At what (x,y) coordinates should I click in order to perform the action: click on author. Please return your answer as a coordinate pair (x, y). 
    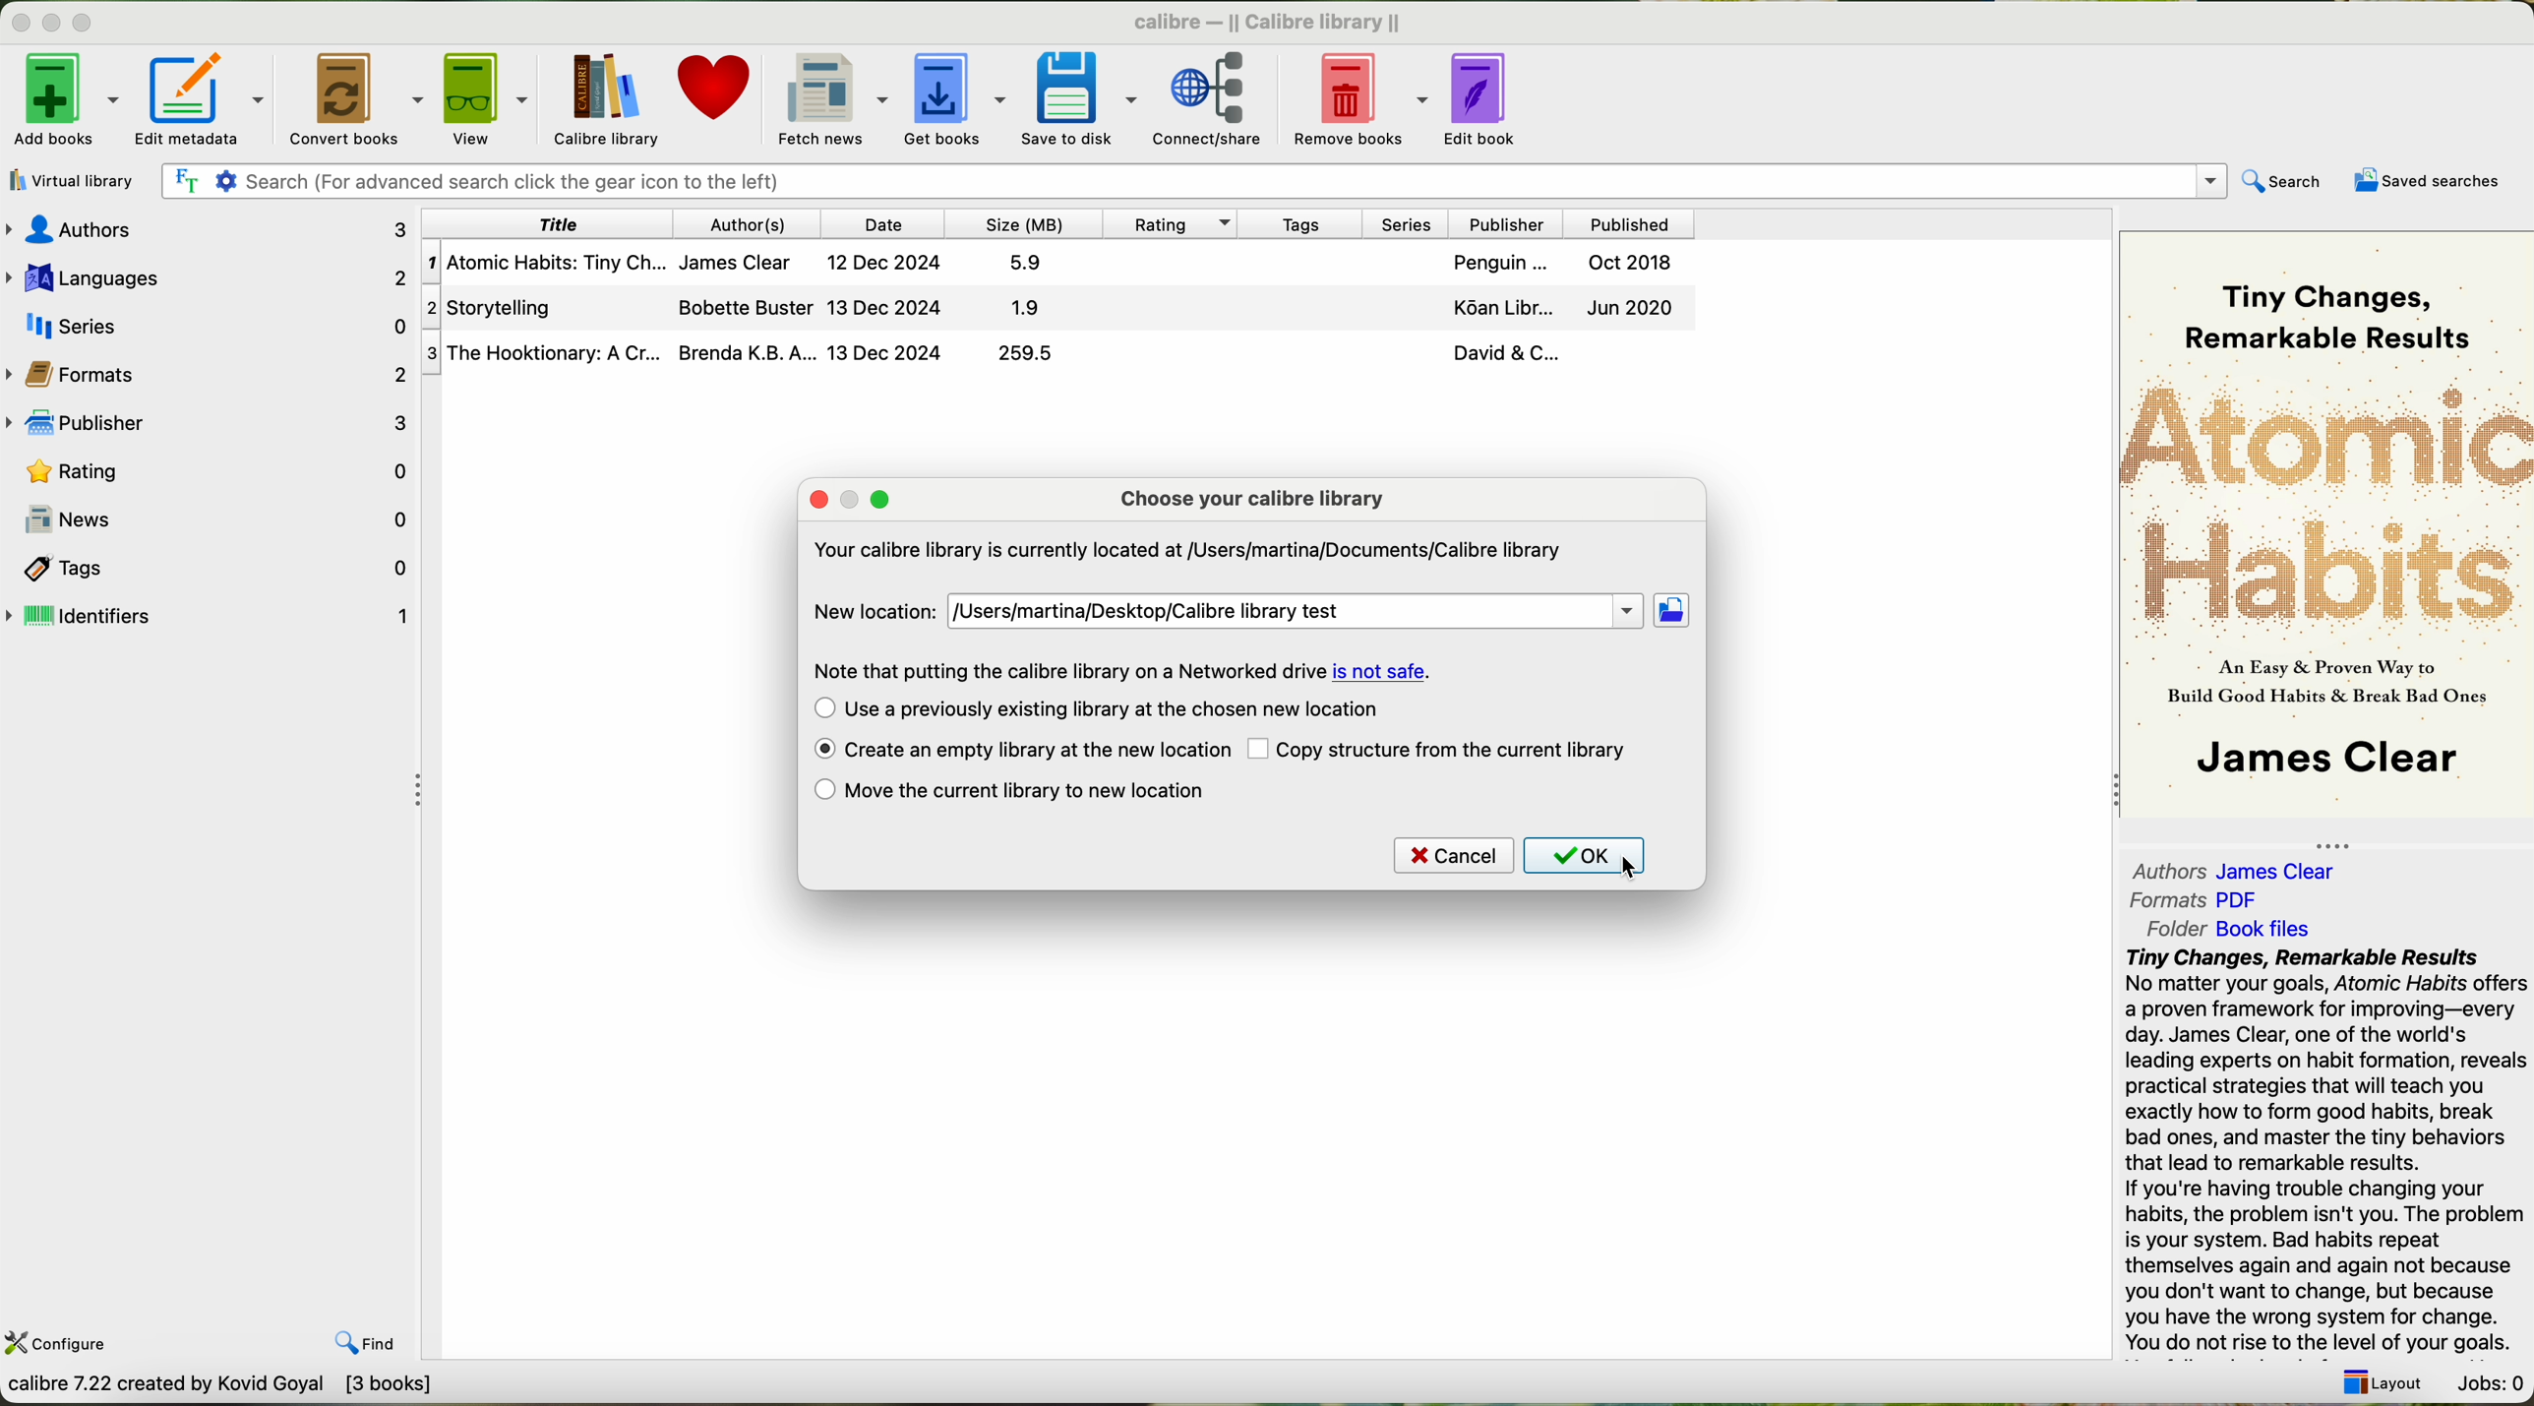
    Looking at the image, I should click on (751, 223).